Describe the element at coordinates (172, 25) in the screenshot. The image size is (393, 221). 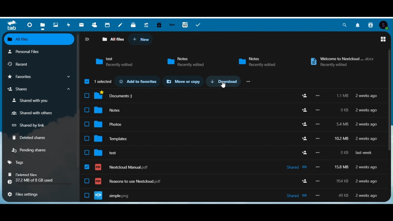
I see `Synology` at that location.